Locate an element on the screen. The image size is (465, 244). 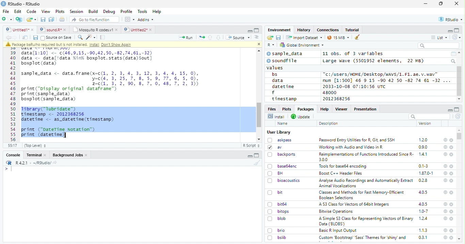
soundfile is located at coordinates (282, 61).